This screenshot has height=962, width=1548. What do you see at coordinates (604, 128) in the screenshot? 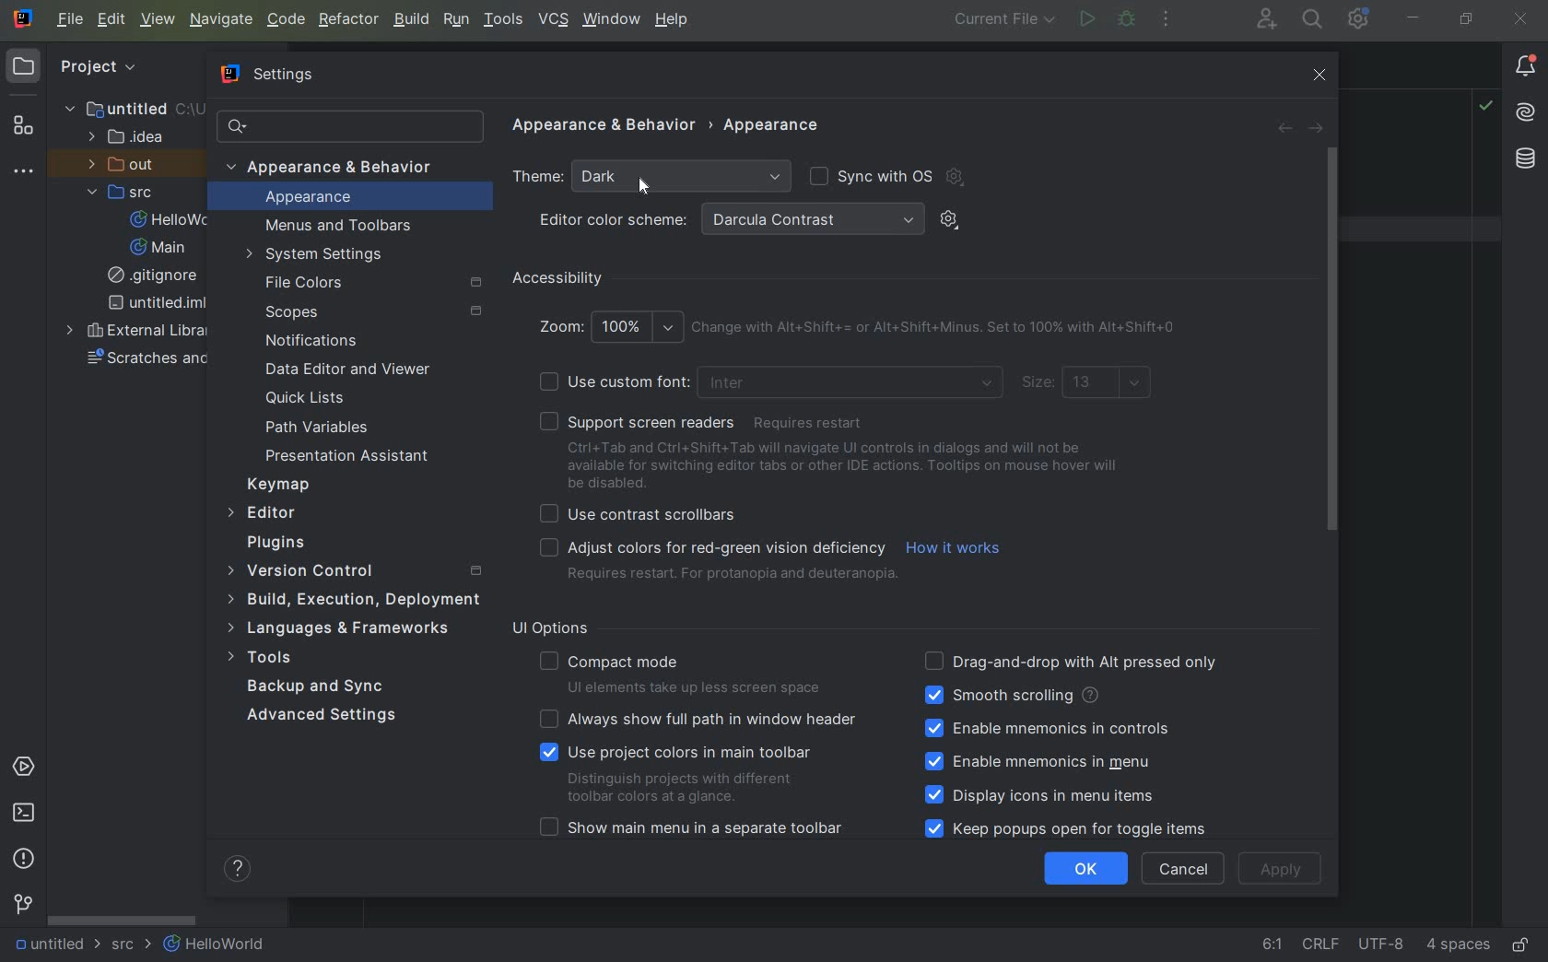
I see `APPEARANCE & BEHAVIOR` at bounding box center [604, 128].